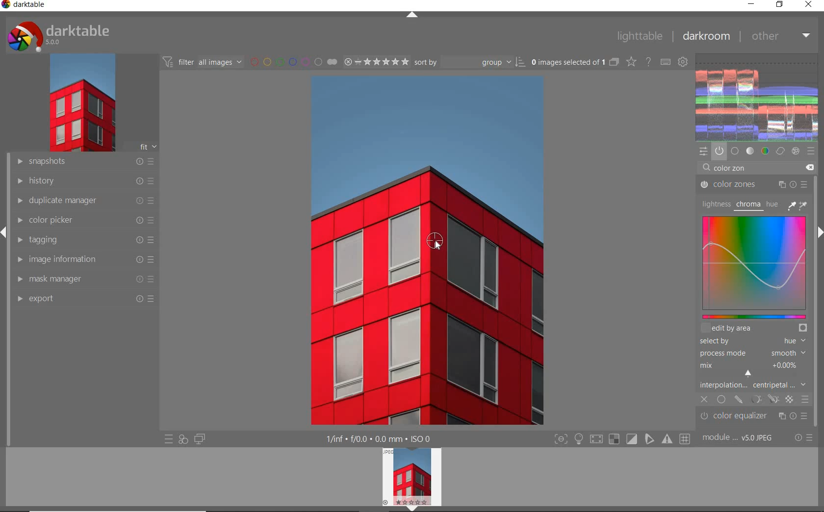  I want to click on focus, so click(559, 438).